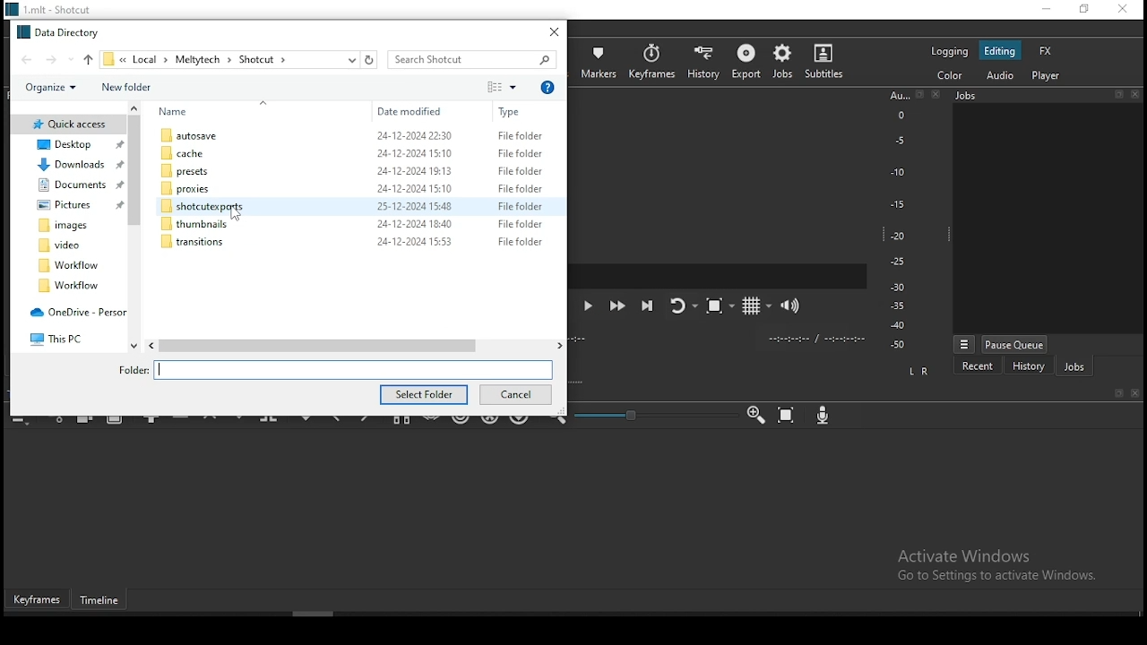  Describe the element at coordinates (74, 314) in the screenshot. I see `One Drive` at that location.